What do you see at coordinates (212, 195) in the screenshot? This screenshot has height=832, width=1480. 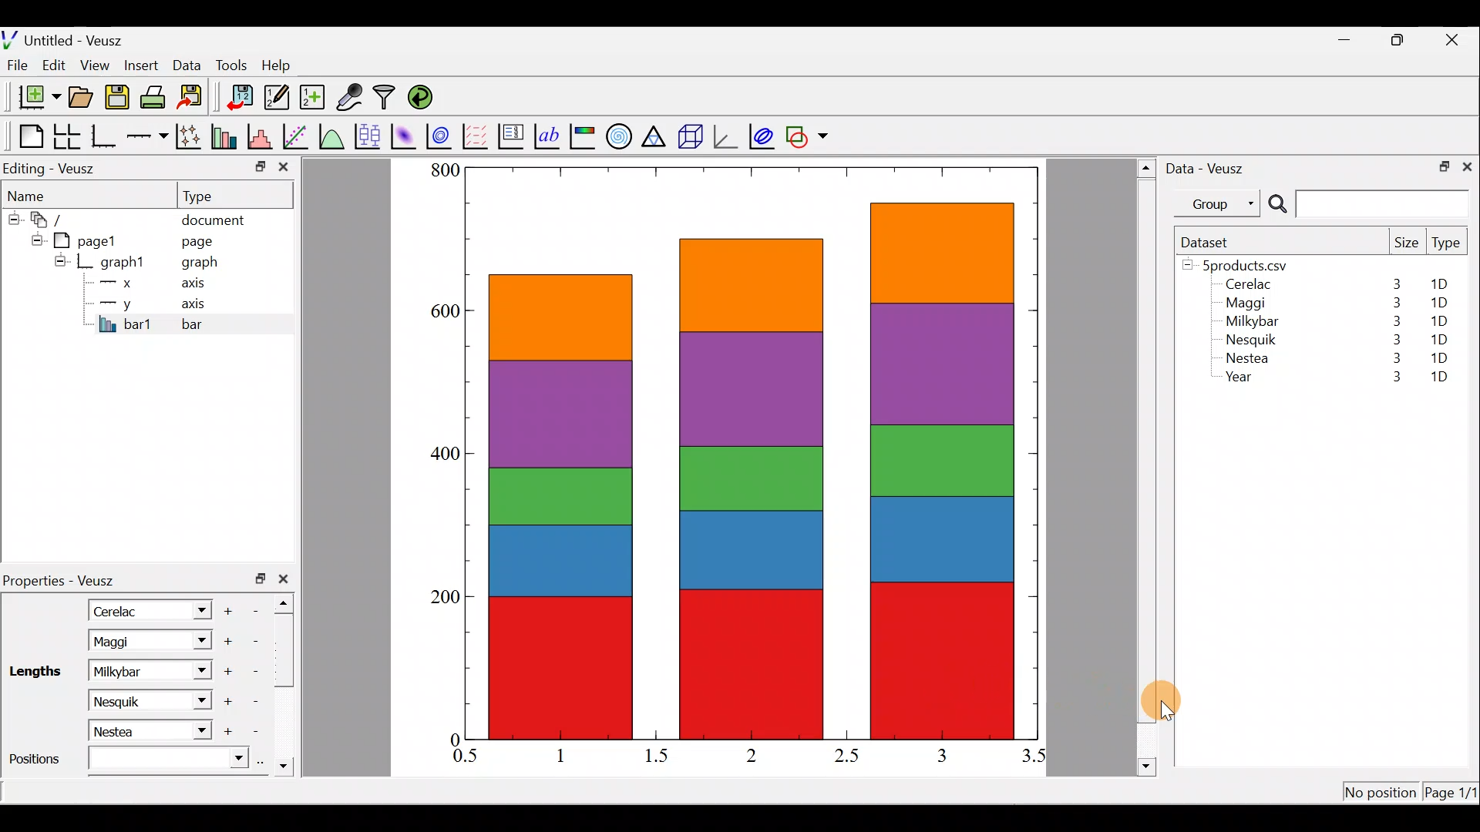 I see `Type` at bounding box center [212, 195].